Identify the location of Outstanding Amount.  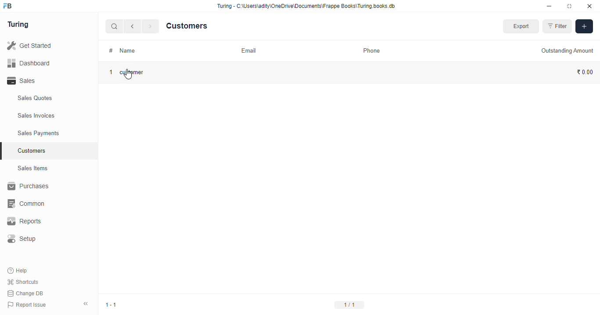
(567, 49).